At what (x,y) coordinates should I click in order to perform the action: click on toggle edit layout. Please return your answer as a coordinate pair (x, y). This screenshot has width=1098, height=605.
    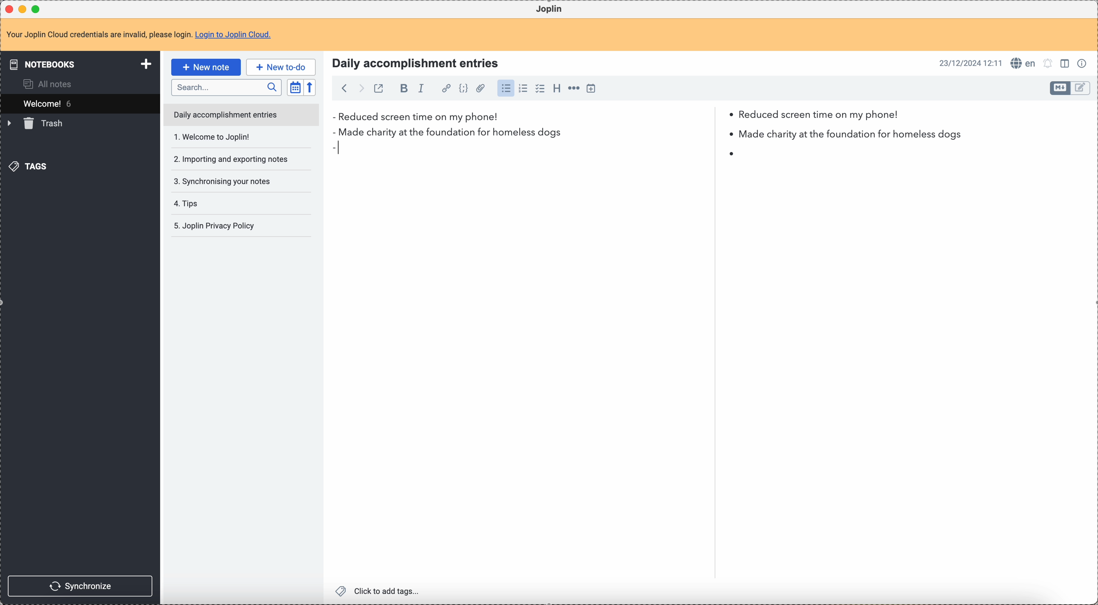
    Looking at the image, I should click on (1060, 88).